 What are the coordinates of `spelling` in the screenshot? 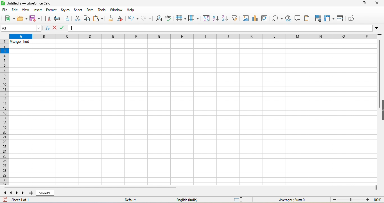 It's located at (169, 18).